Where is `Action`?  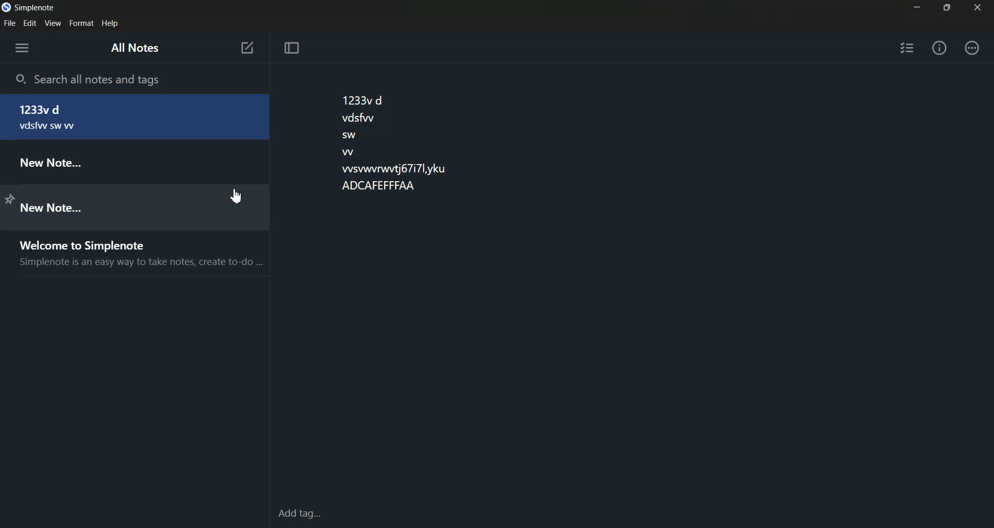
Action is located at coordinates (972, 47).